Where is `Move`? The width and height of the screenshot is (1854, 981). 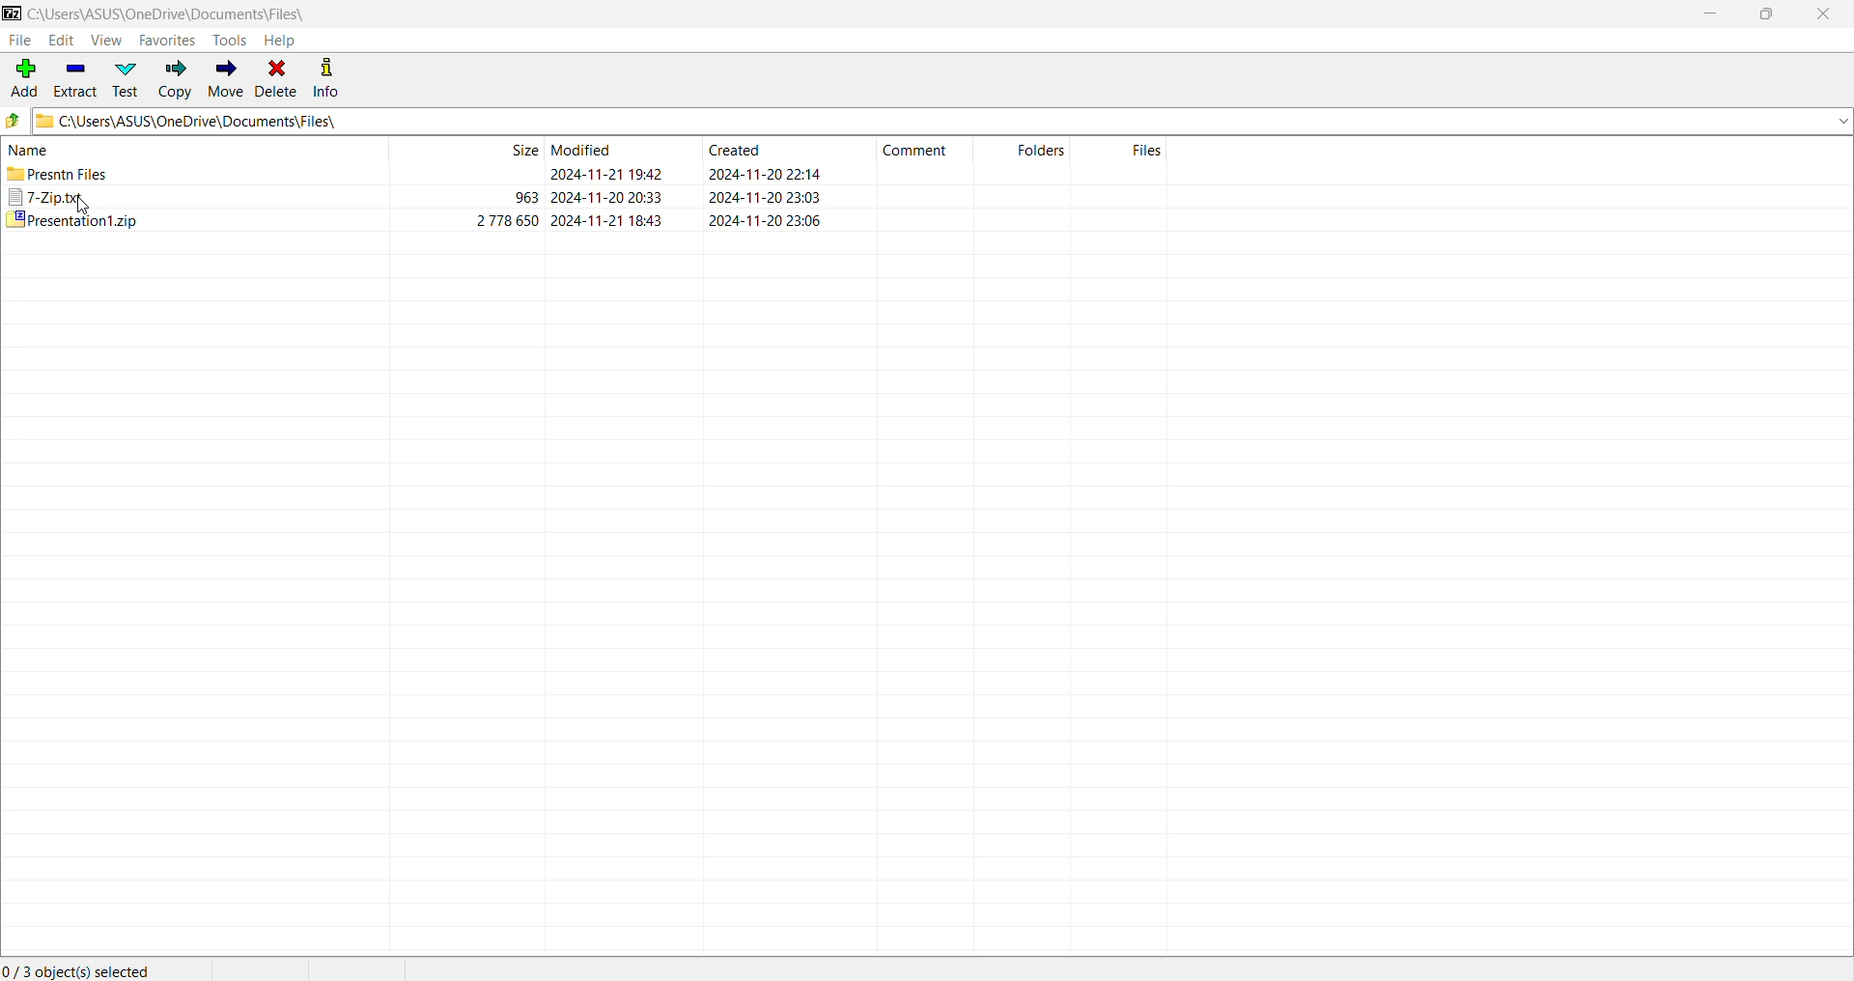
Move is located at coordinates (224, 79).